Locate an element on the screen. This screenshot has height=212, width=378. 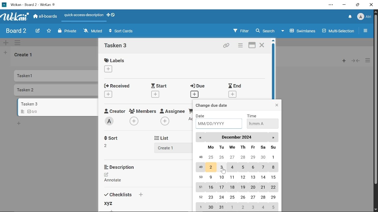
Star this board is located at coordinates (49, 31).